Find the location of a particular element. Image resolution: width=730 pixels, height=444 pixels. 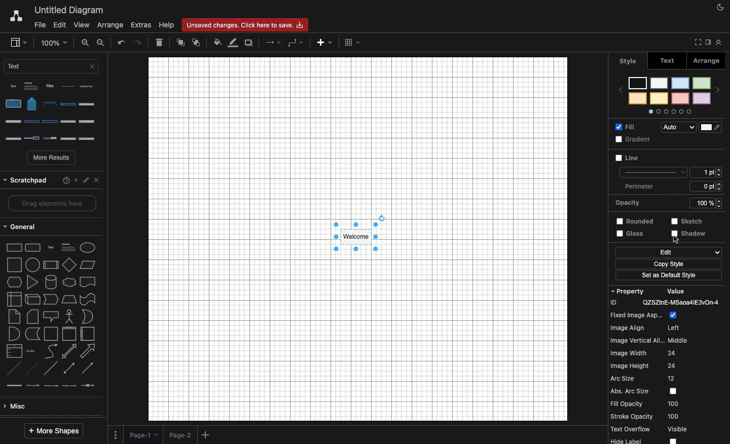

Rounded is located at coordinates (632, 202).